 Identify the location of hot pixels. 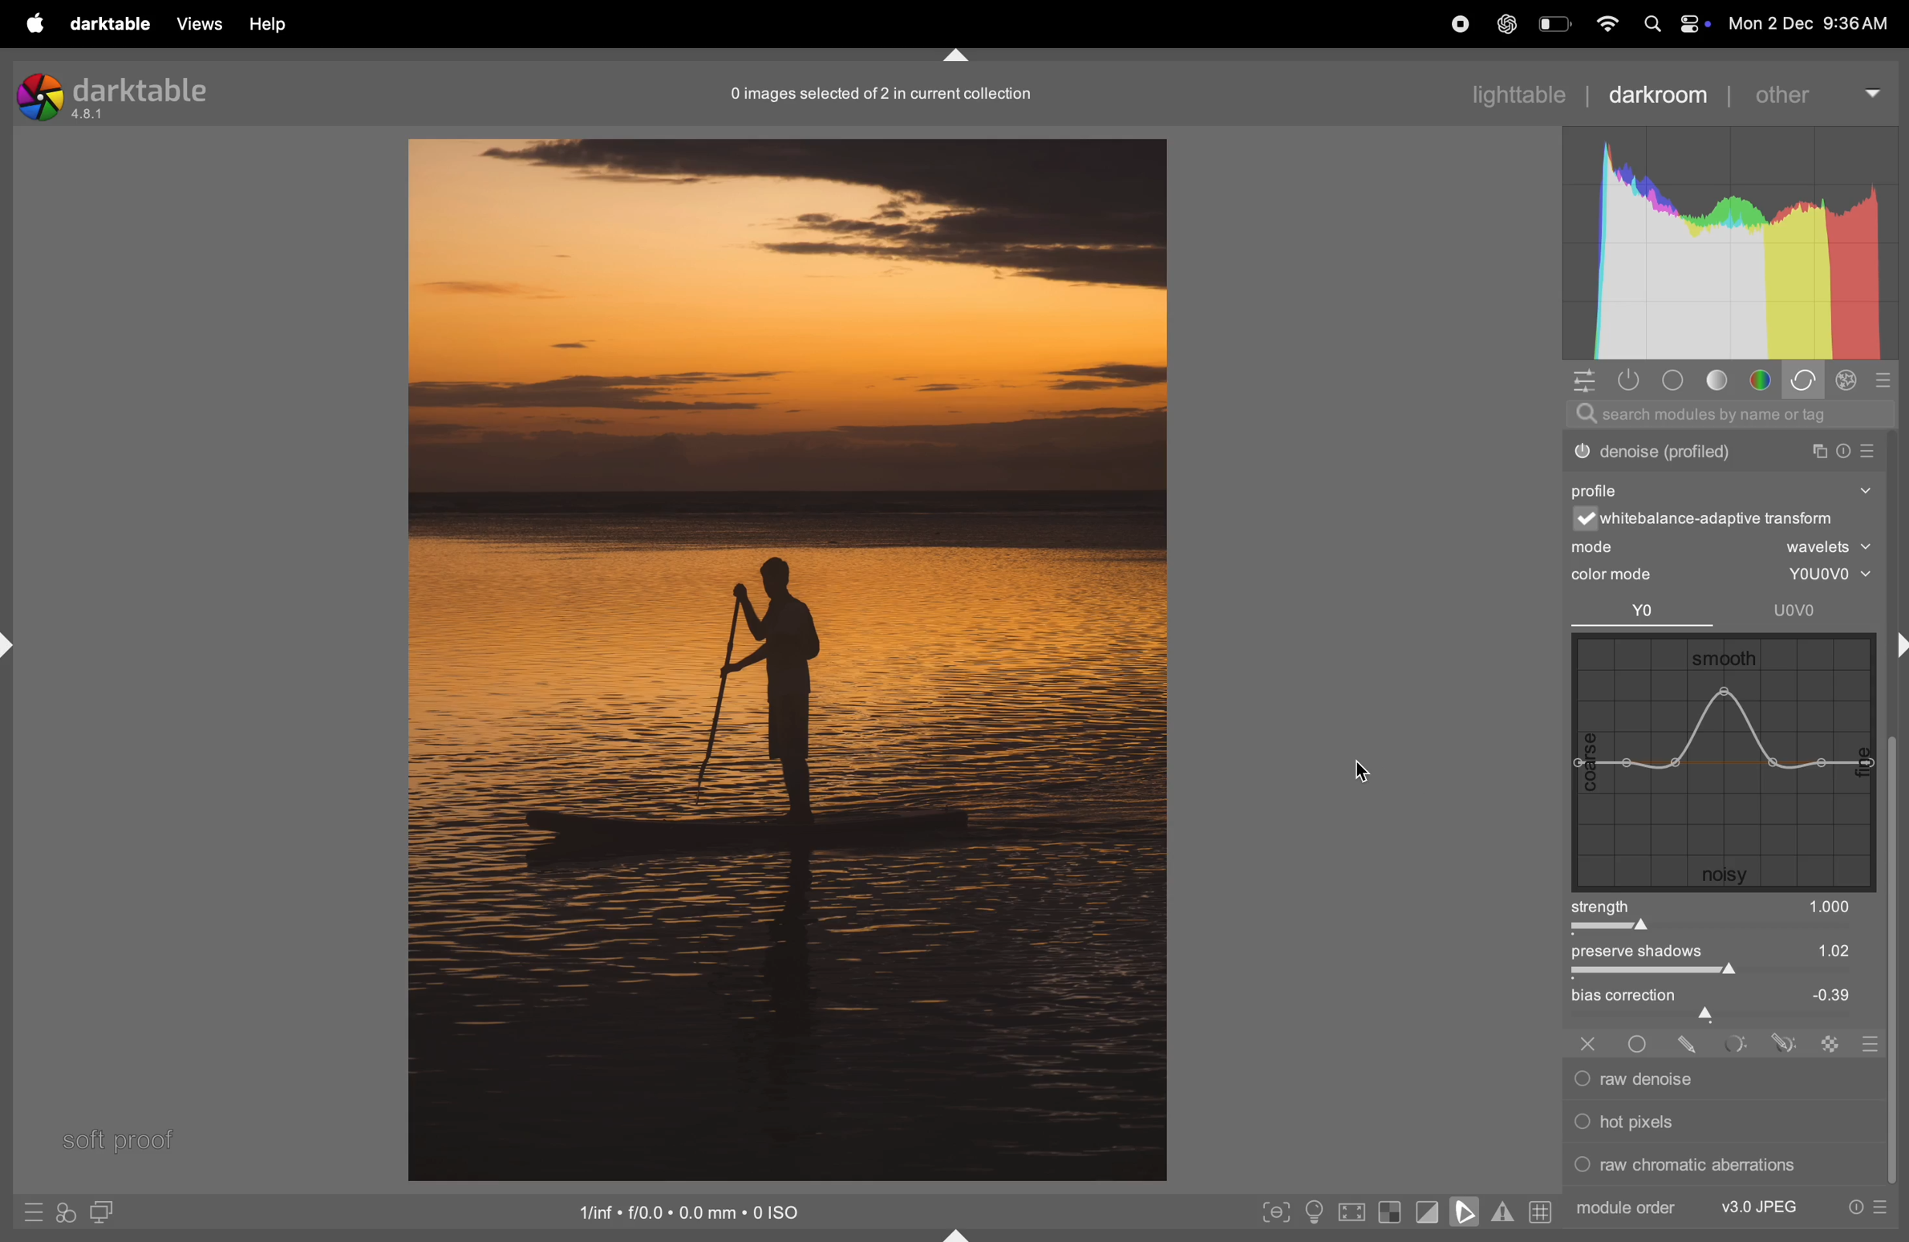
(1718, 1119).